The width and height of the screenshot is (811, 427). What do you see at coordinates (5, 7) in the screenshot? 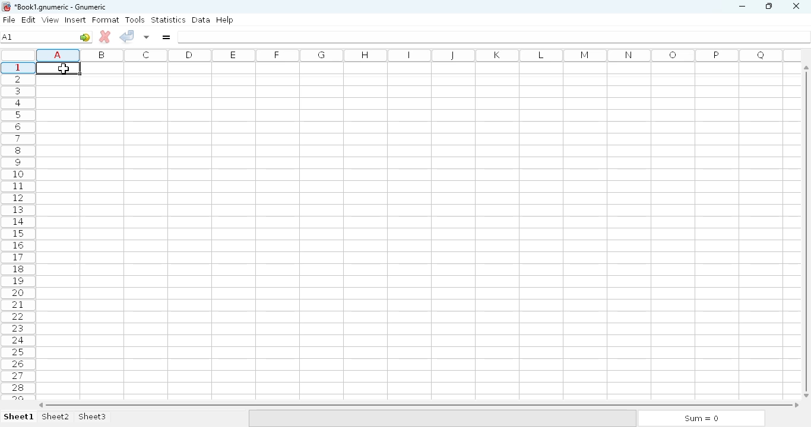
I see `logo` at bounding box center [5, 7].